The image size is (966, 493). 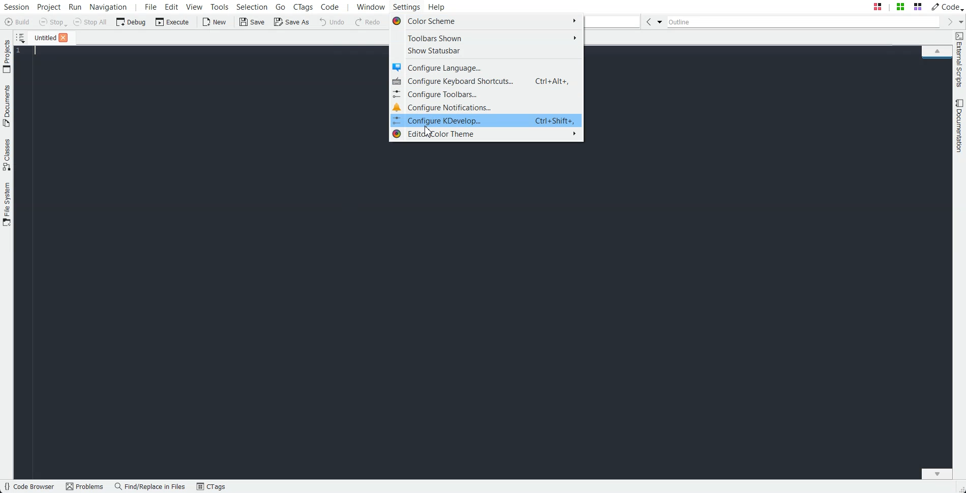 What do you see at coordinates (7, 56) in the screenshot?
I see `Project` at bounding box center [7, 56].